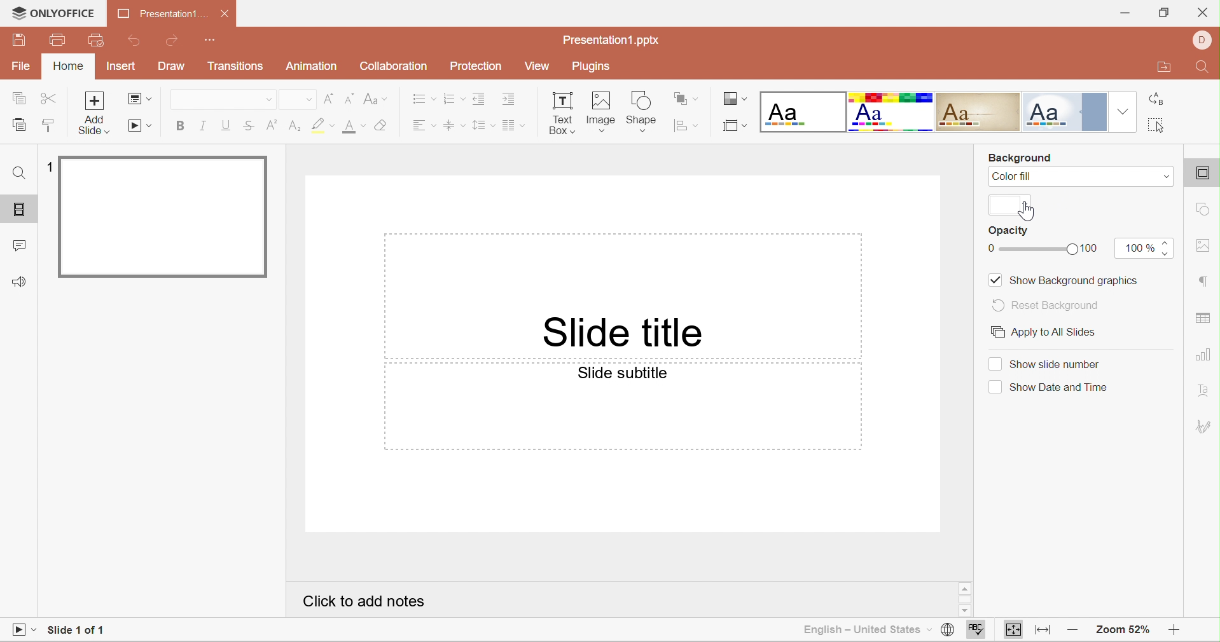 This screenshot has height=642, width=1220. Describe the element at coordinates (1202, 281) in the screenshot. I see `paragraph settings` at that location.